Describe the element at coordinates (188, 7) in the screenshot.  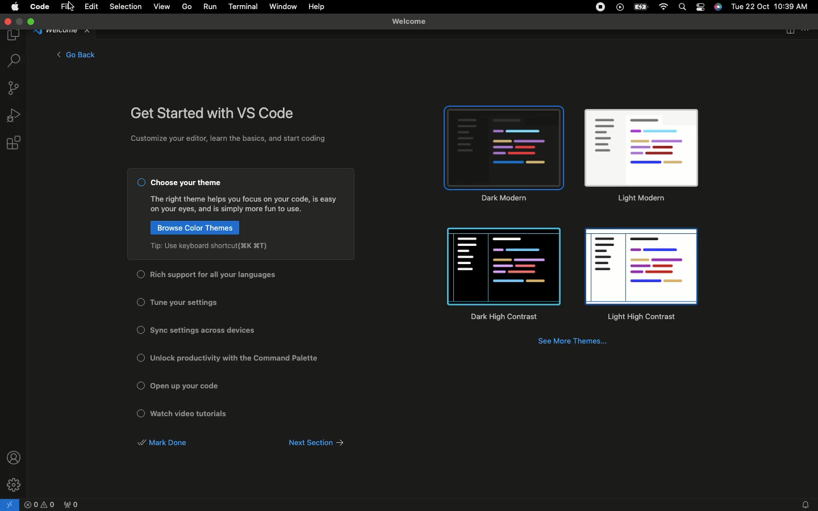
I see `Go` at that location.